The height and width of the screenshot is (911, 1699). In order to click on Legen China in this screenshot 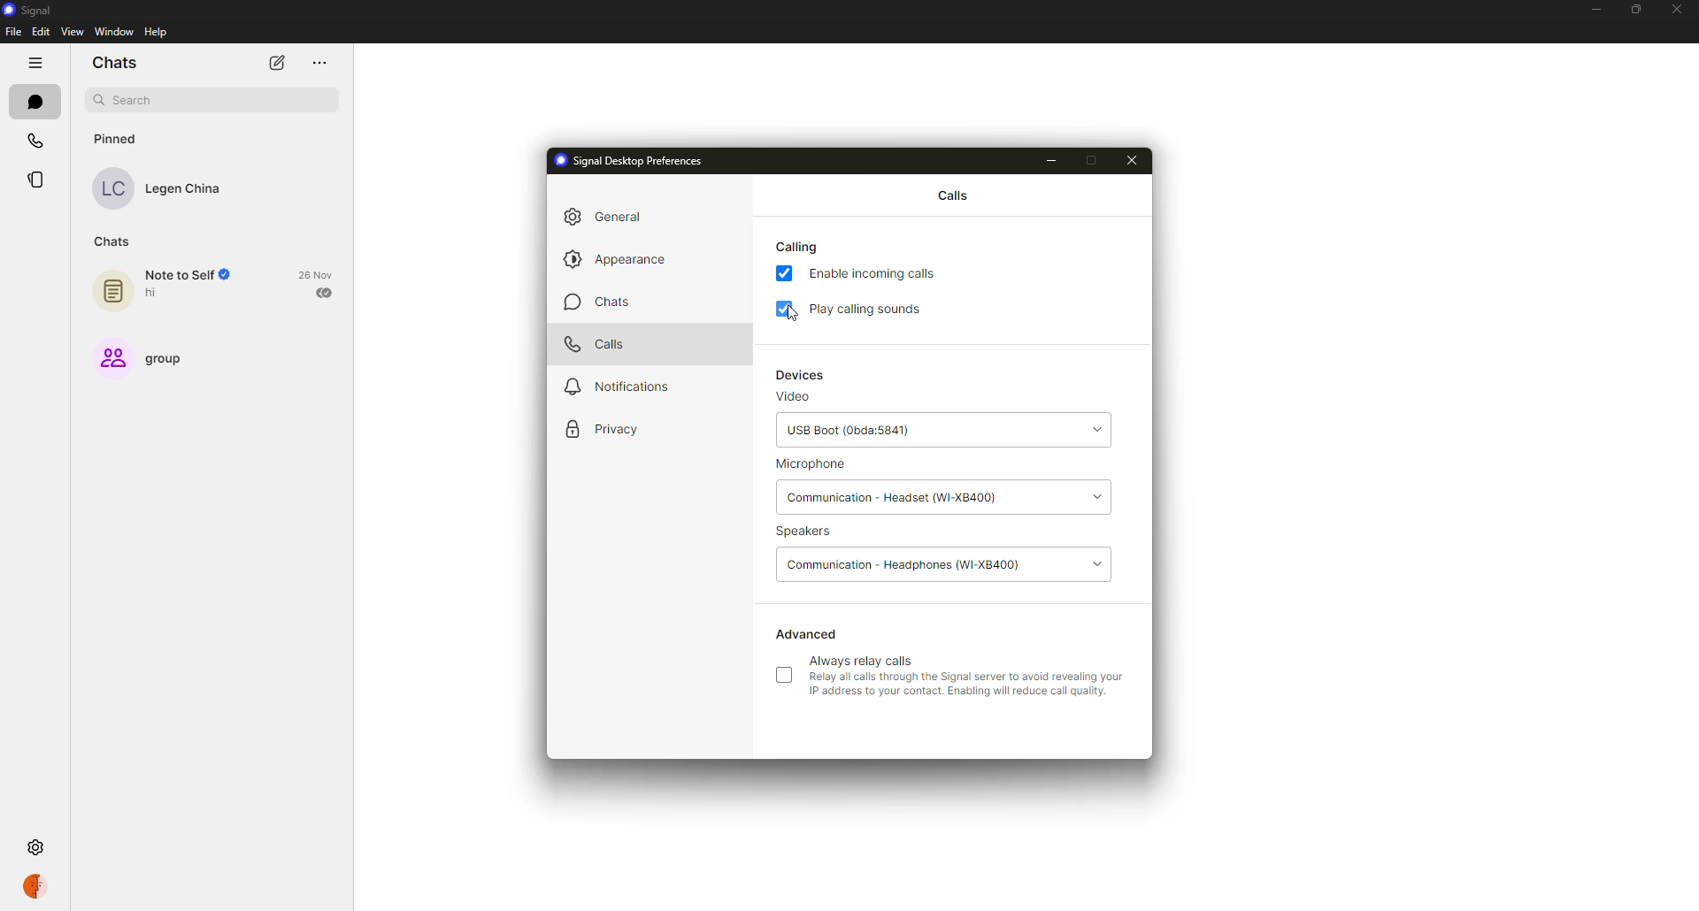, I will do `click(184, 190)`.